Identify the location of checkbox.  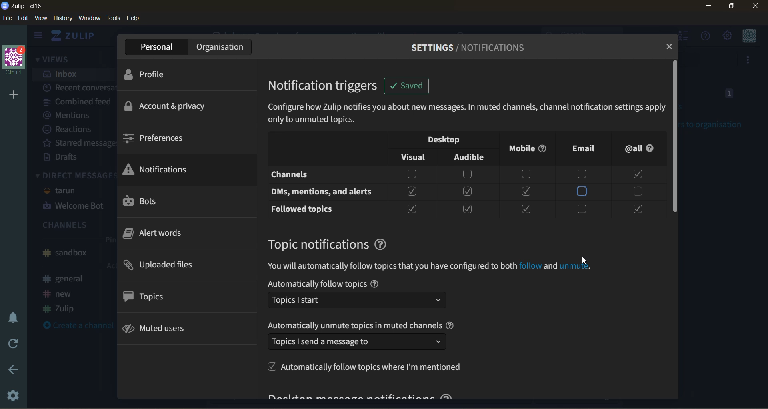
(527, 209).